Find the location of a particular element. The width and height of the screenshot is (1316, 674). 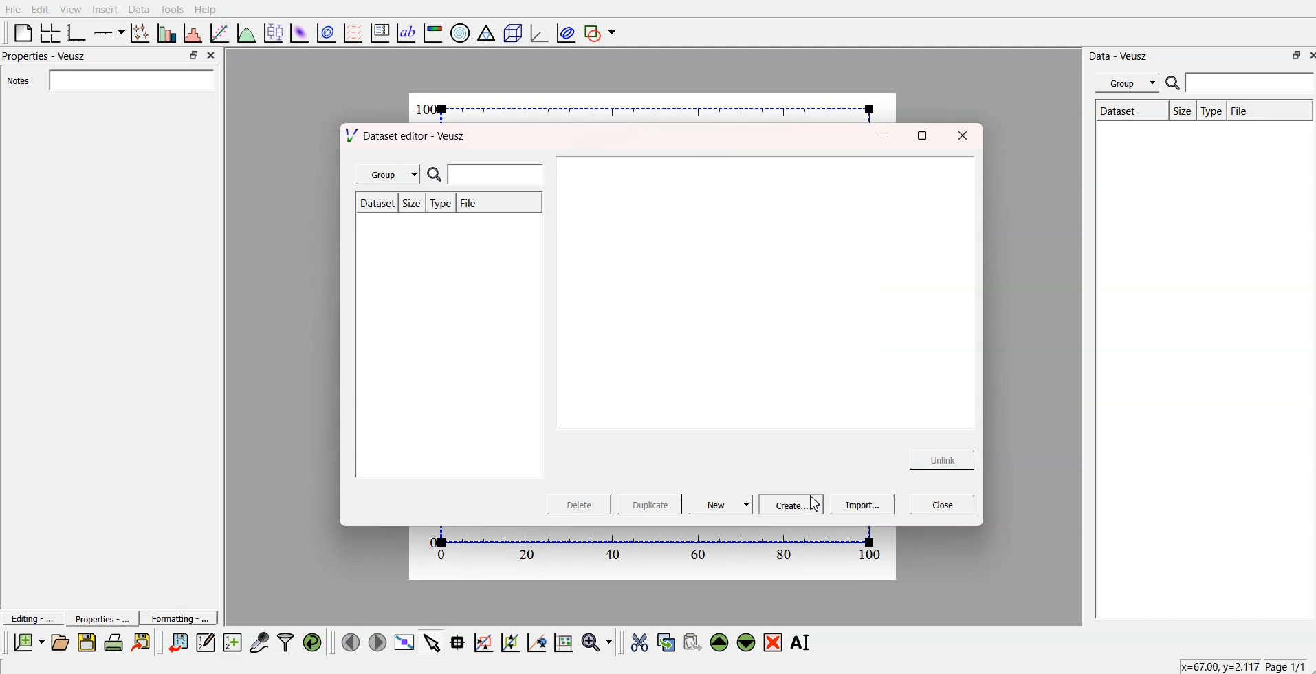

ternary graph is located at coordinates (487, 32).